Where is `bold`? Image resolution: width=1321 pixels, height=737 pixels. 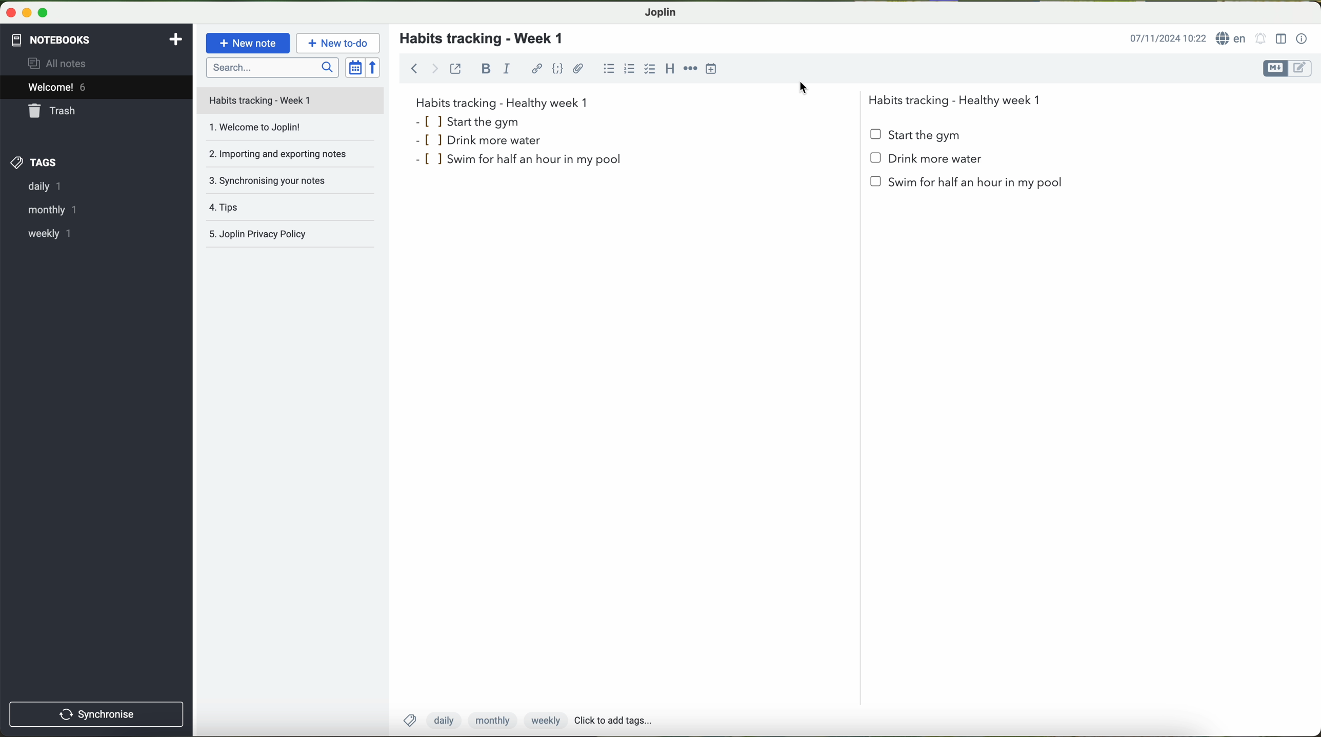 bold is located at coordinates (486, 69).